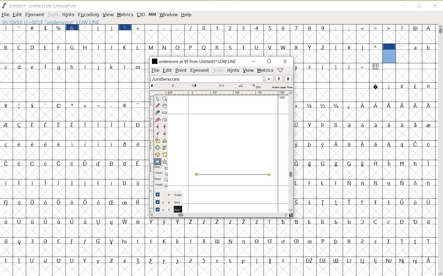 This screenshot has height=276, width=443. What do you see at coordinates (157, 126) in the screenshot?
I see `add a curve point` at bounding box center [157, 126].